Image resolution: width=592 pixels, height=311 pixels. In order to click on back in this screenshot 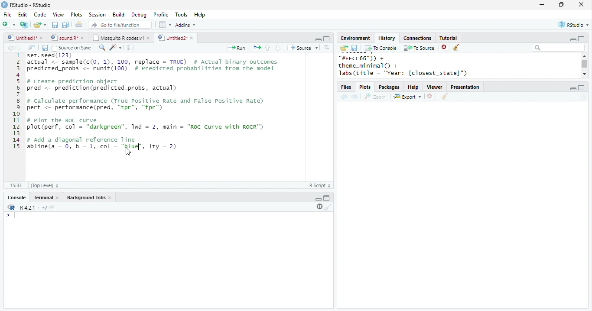, I will do `click(344, 97)`.